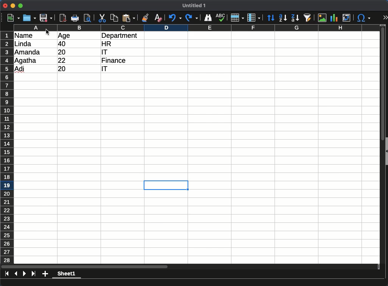 This screenshot has width=388, height=286. I want to click on department , so click(120, 35).